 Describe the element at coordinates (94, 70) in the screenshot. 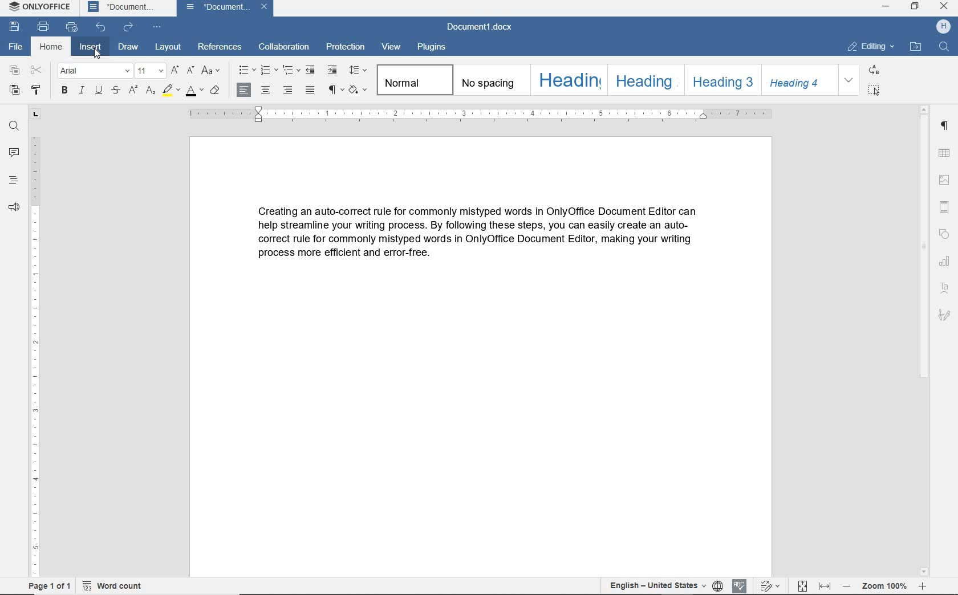

I see `font` at that location.